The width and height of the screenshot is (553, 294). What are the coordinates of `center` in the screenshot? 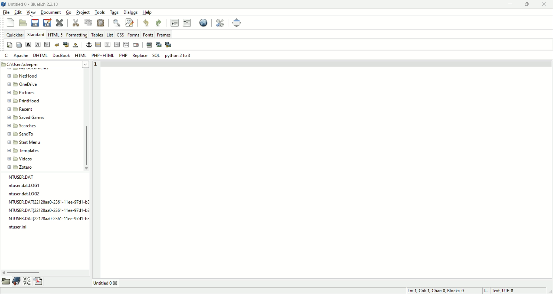 It's located at (107, 44).